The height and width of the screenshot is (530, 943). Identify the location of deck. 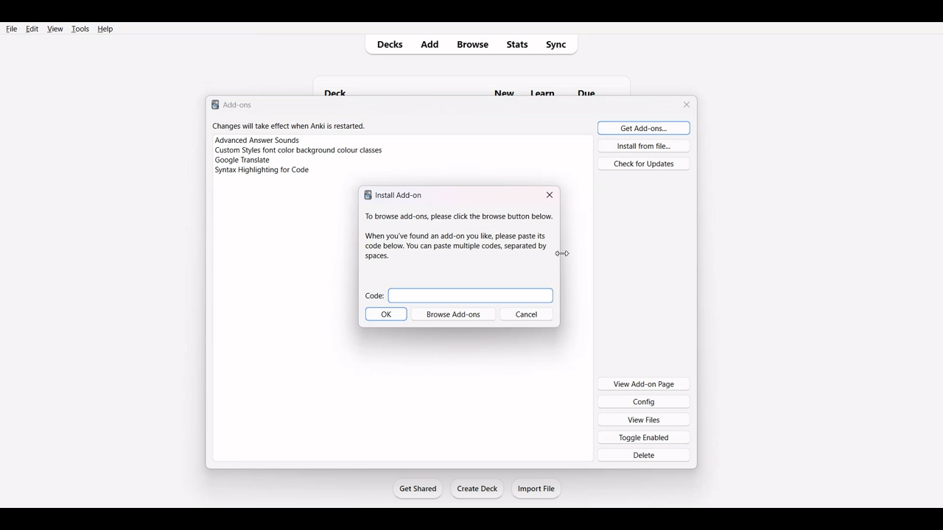
(342, 85).